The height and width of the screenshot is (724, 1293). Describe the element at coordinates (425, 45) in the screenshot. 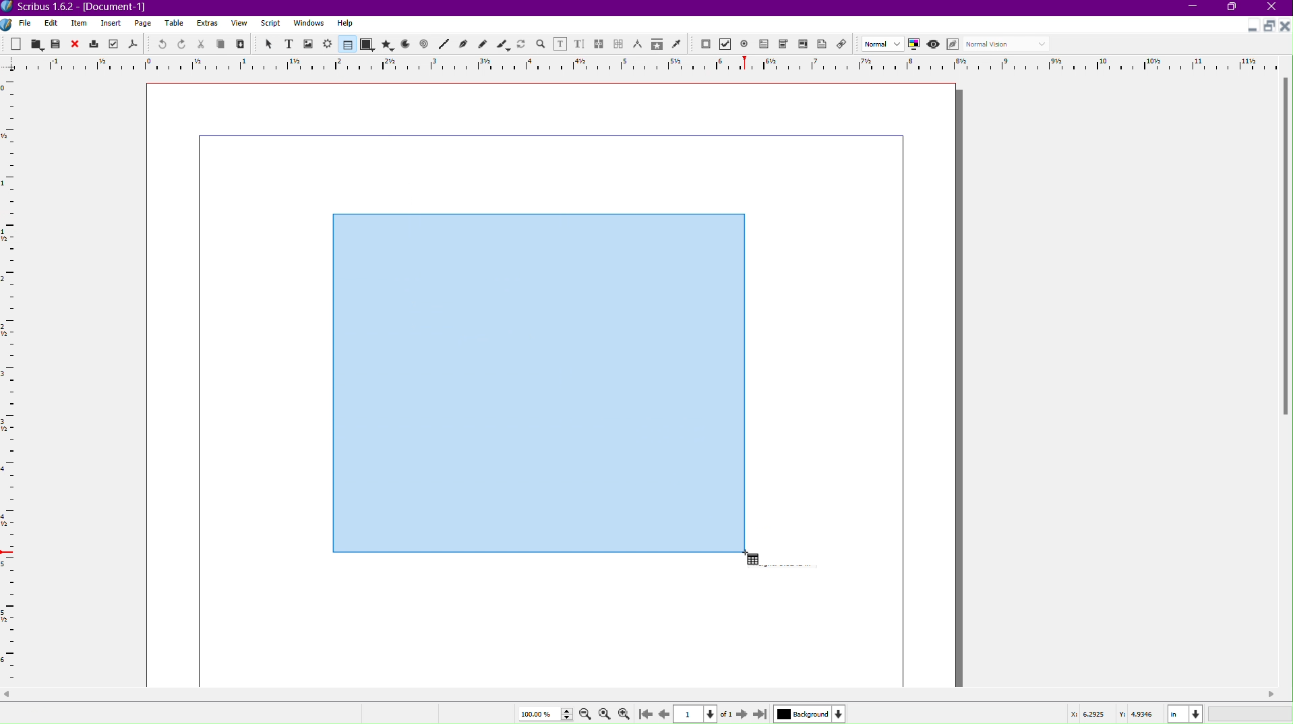

I see `Spiral` at that location.